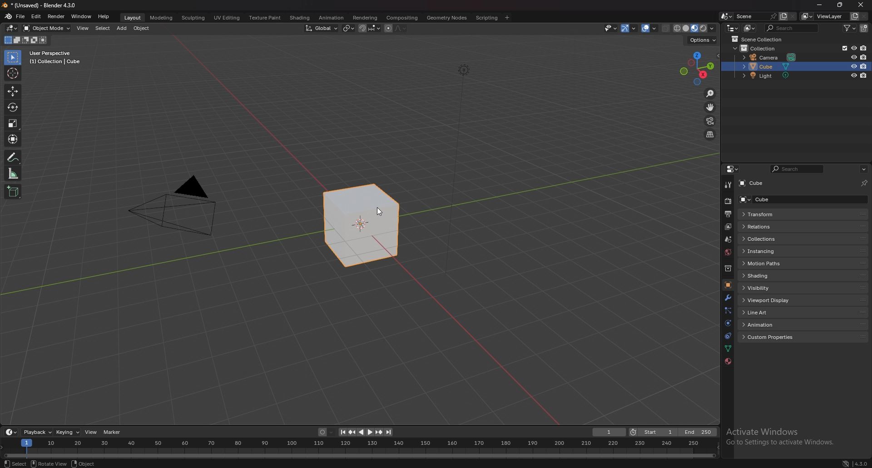  Describe the element at coordinates (864, 66) in the screenshot. I see `disable in renders` at that location.